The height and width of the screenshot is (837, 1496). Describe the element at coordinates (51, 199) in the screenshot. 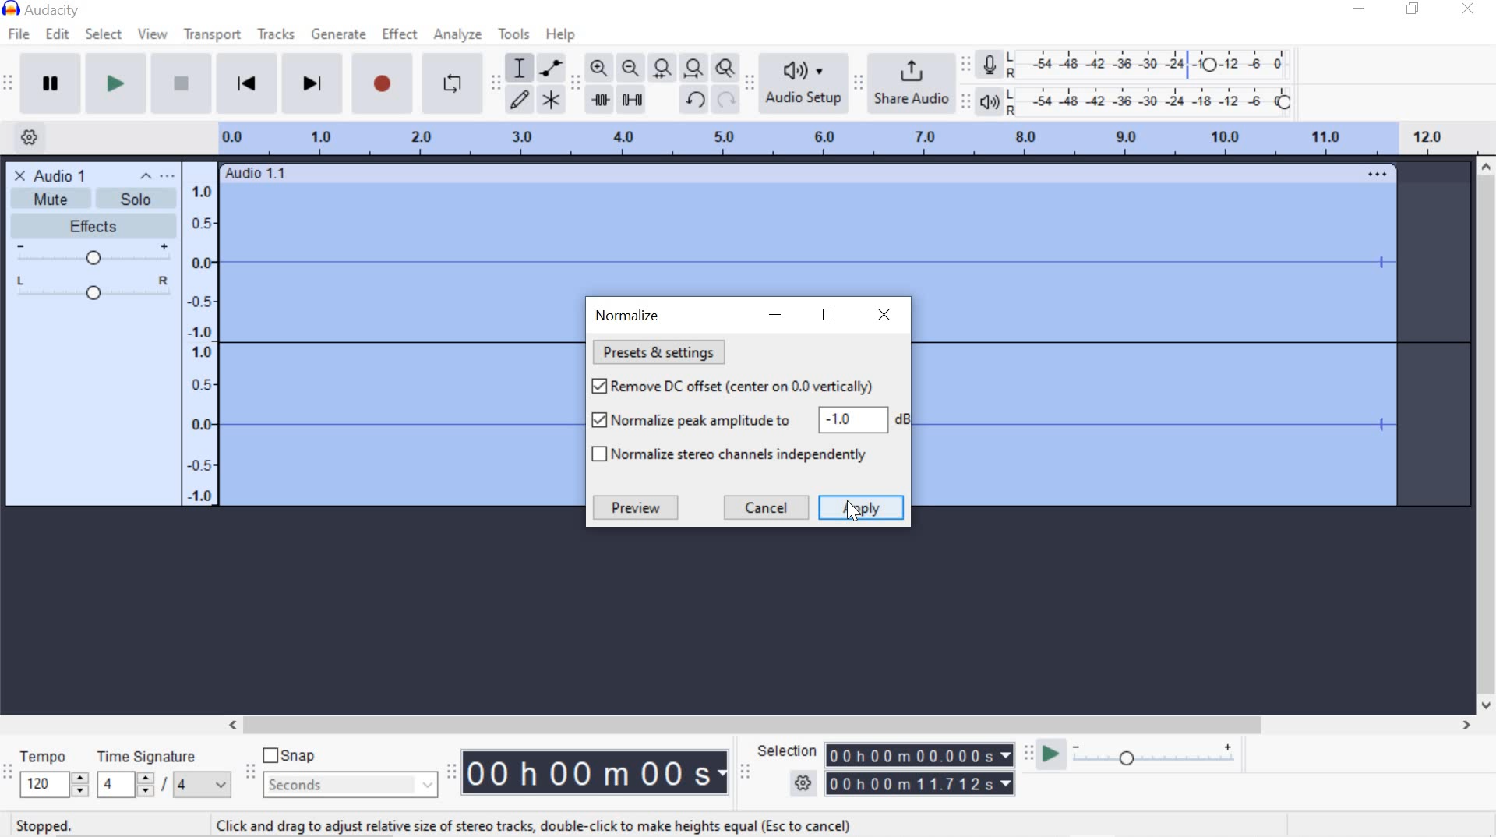

I see `mute` at that location.